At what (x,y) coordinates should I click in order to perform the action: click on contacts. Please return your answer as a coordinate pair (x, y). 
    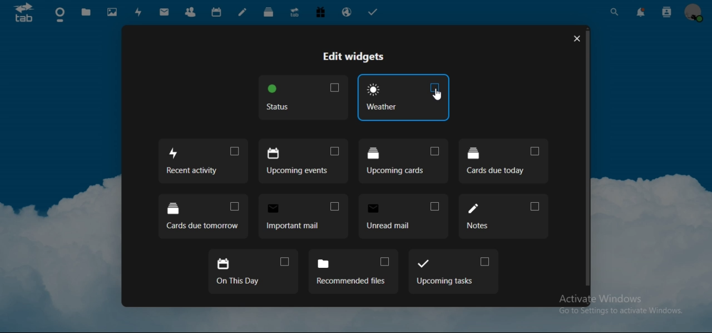
    Looking at the image, I should click on (190, 12).